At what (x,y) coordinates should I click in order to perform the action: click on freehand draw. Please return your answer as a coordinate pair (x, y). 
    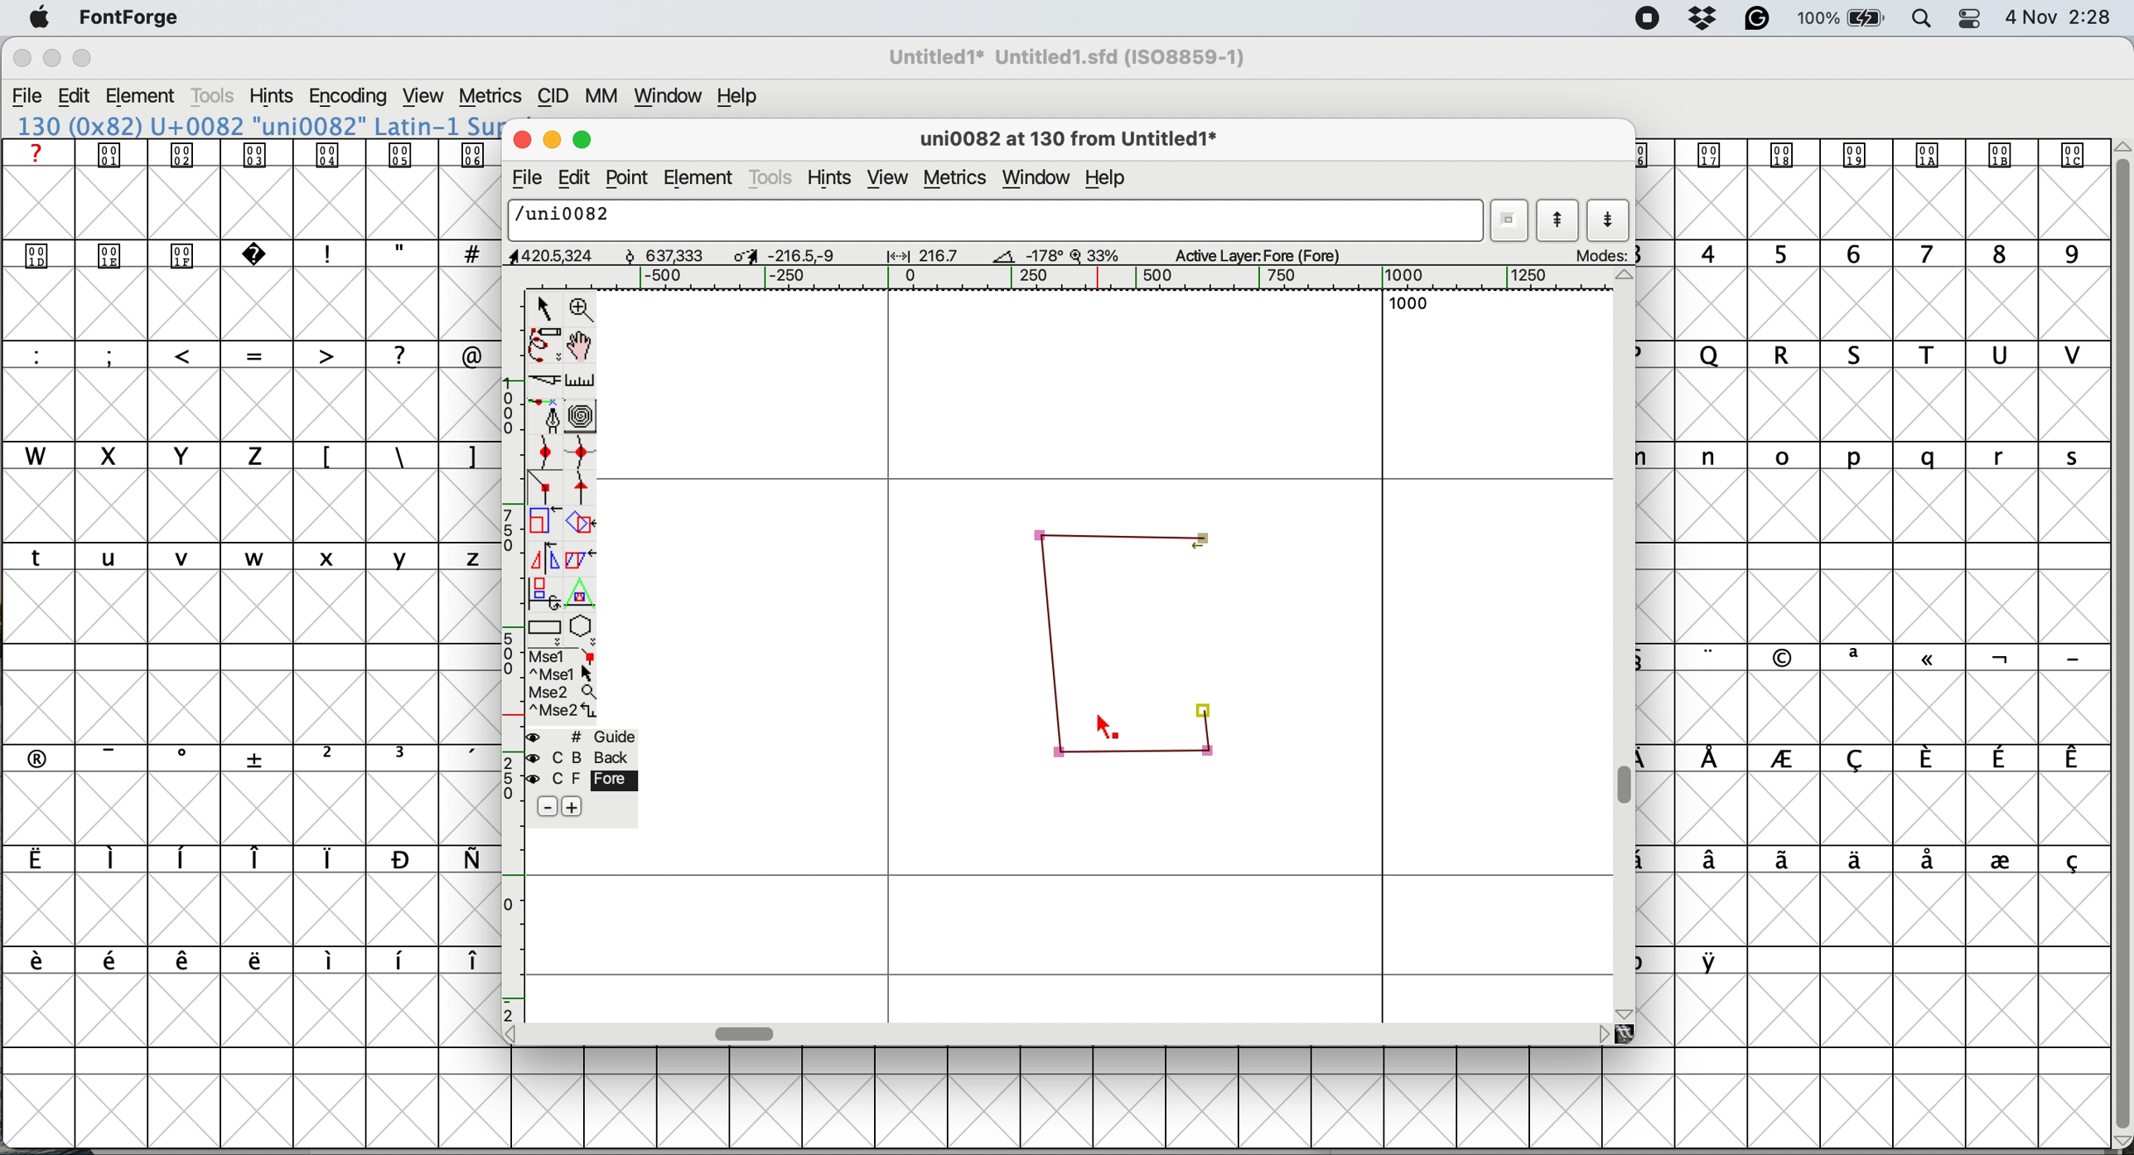
    Looking at the image, I should click on (547, 346).